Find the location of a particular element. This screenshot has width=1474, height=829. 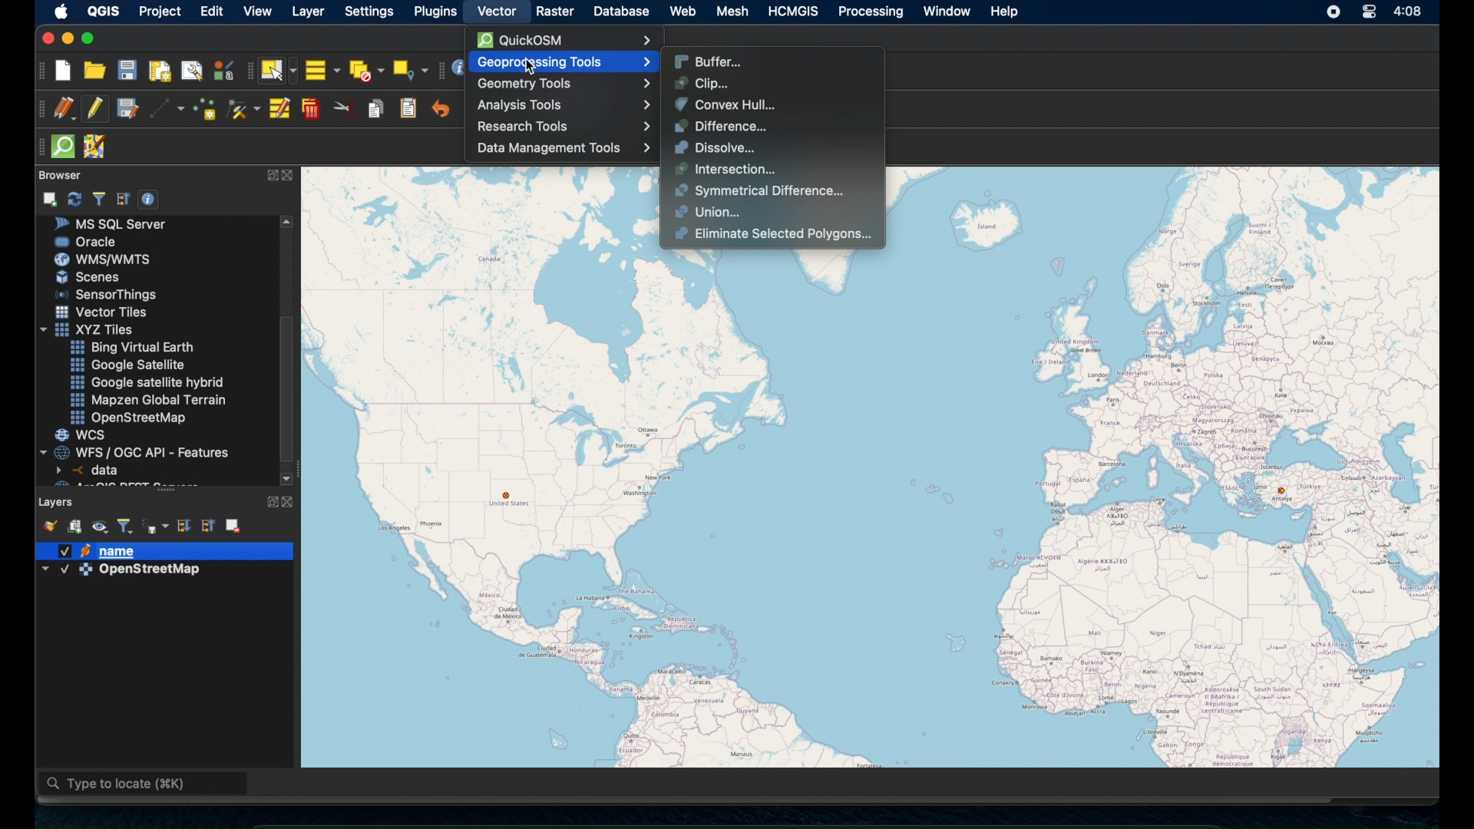

scroll down arrow is located at coordinates (286, 477).